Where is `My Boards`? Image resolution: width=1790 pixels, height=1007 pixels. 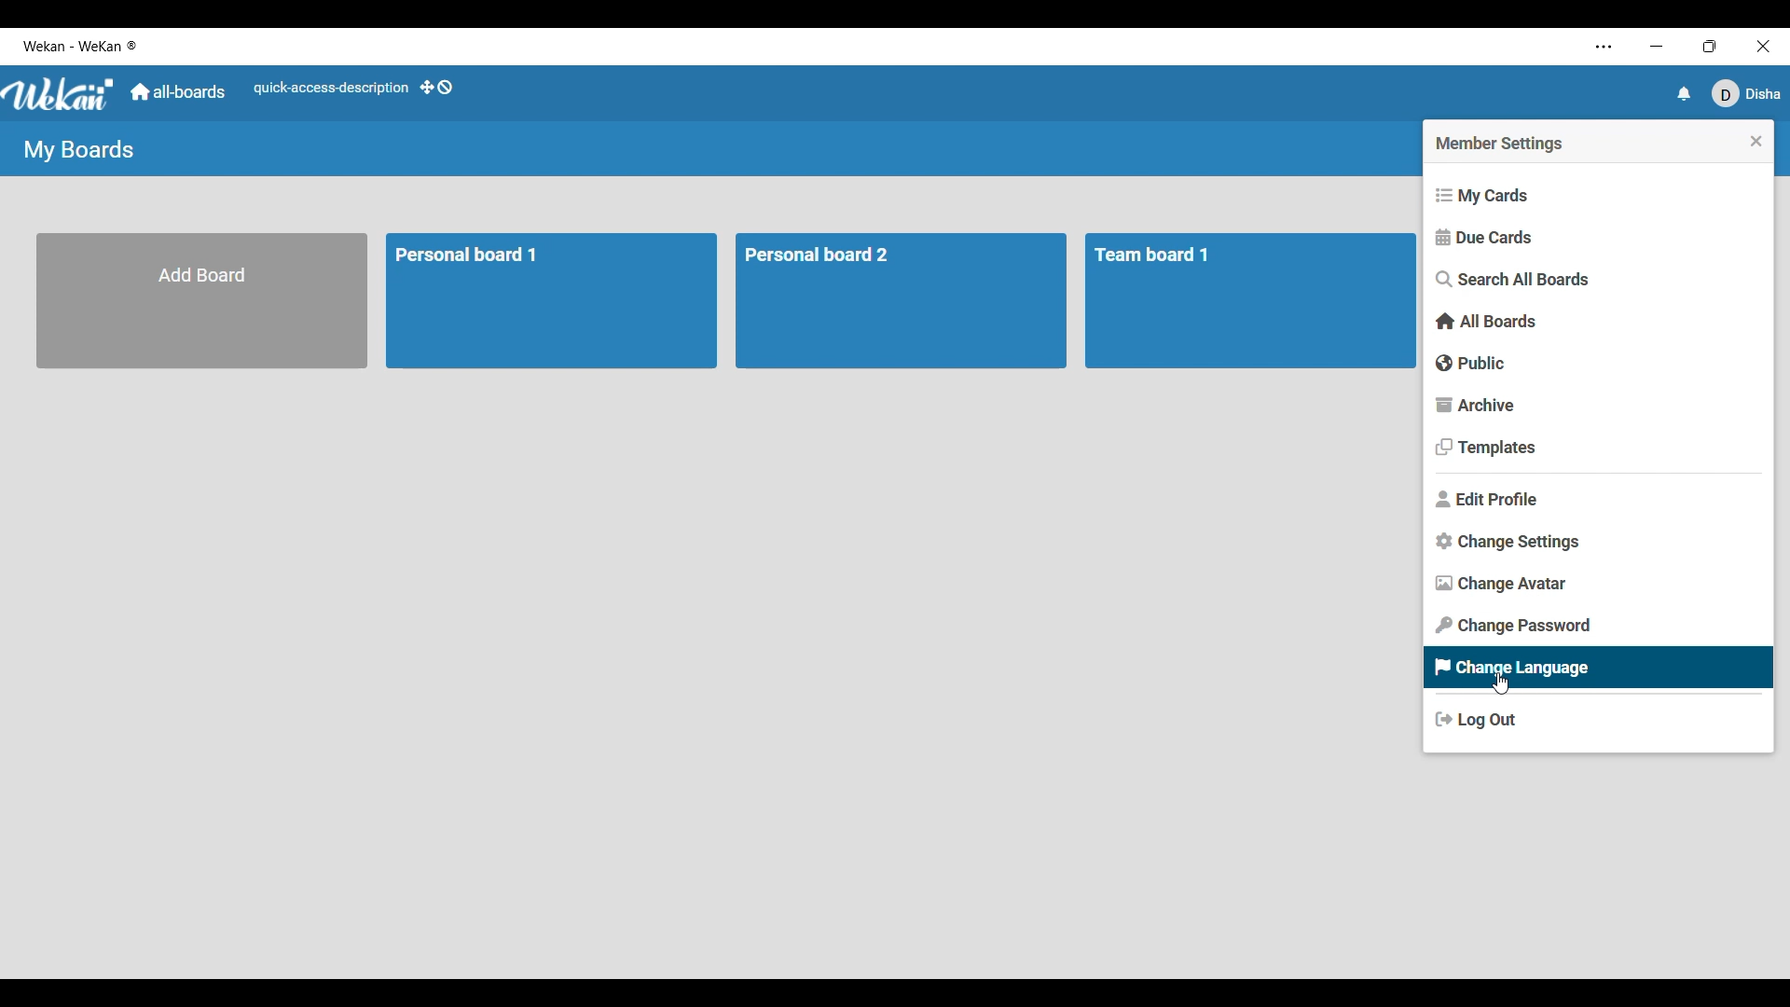 My Boards is located at coordinates (78, 150).